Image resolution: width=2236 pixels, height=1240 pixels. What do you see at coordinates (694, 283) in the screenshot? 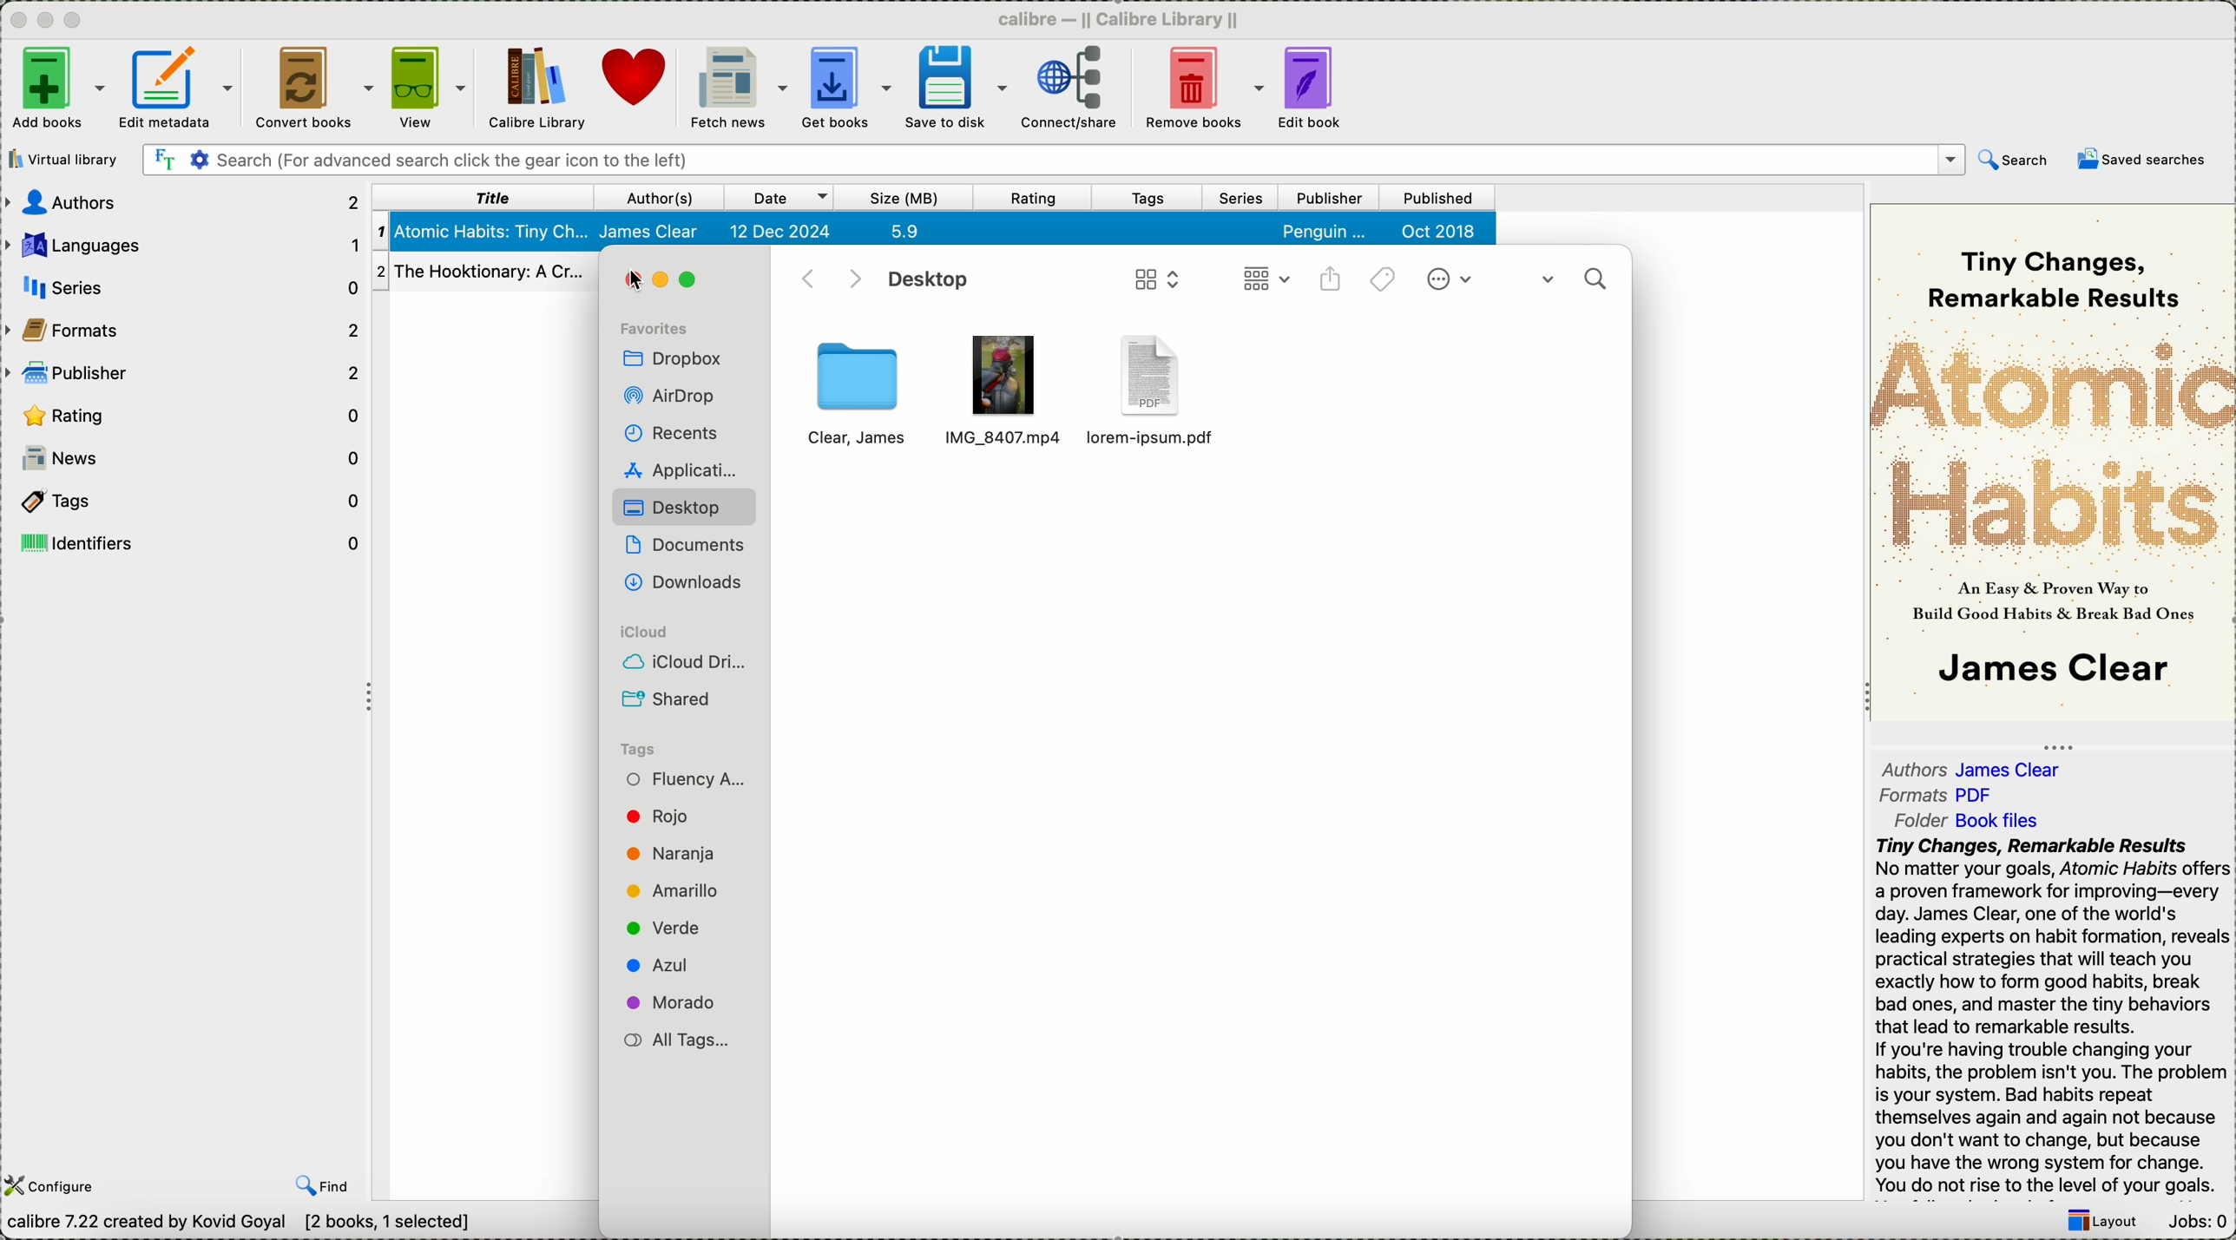
I see `maximize` at bounding box center [694, 283].